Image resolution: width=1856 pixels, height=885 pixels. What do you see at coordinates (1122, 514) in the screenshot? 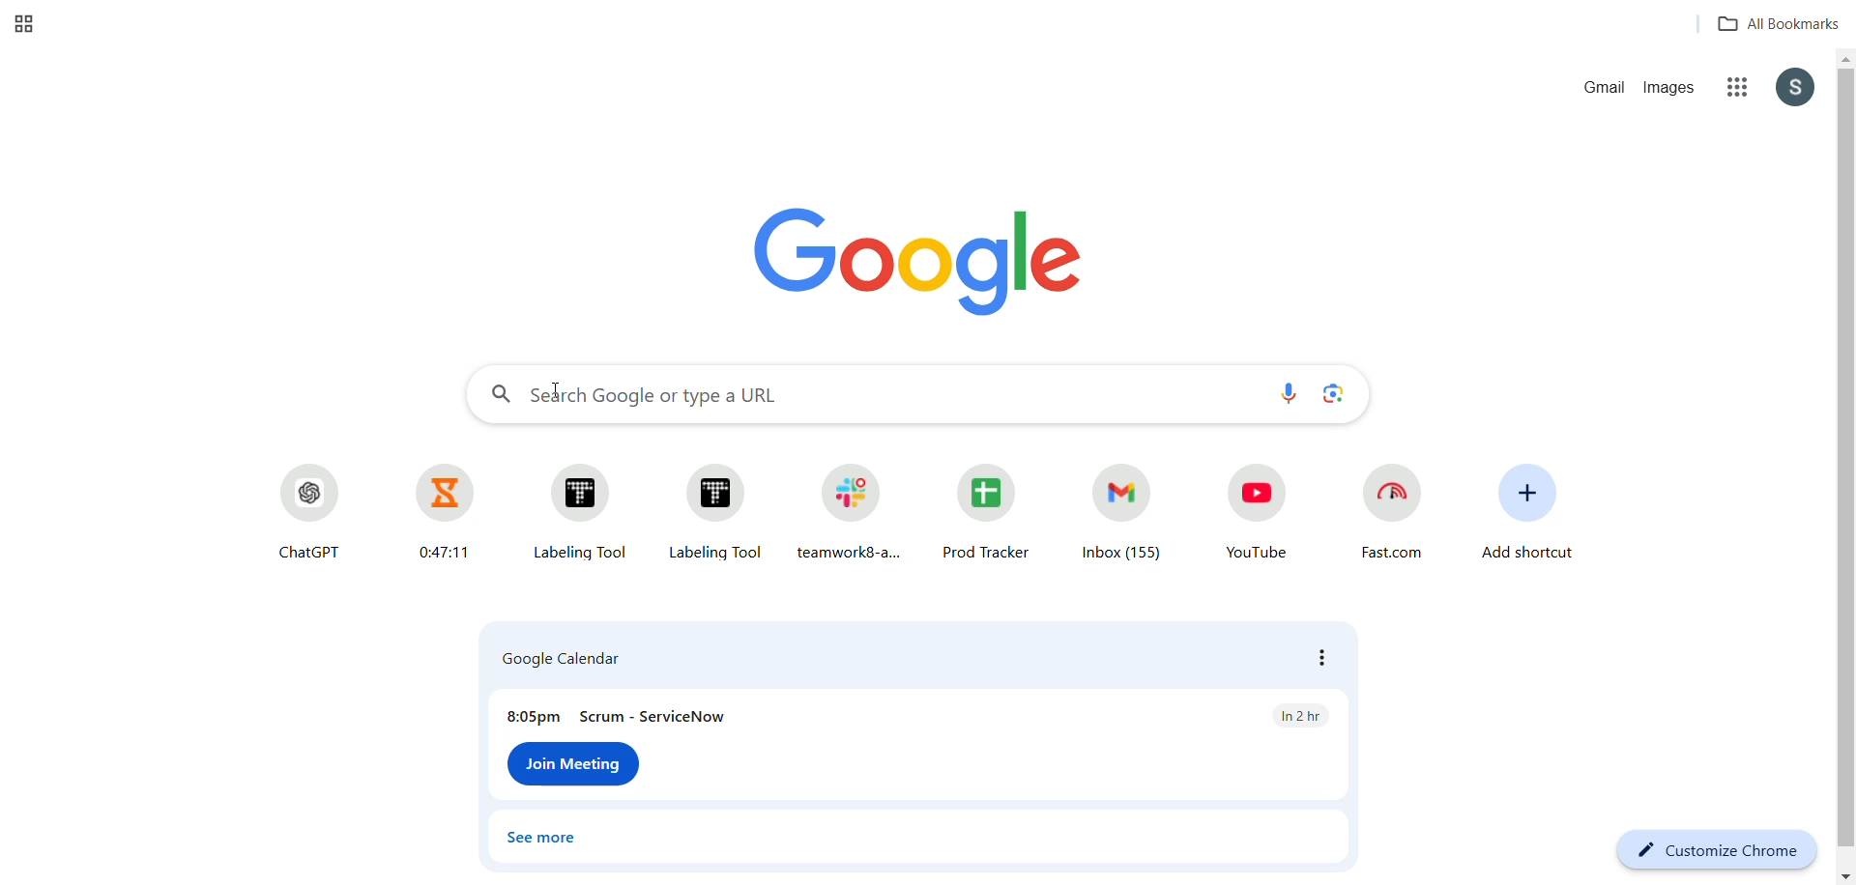
I see `Inbox (155)` at bounding box center [1122, 514].